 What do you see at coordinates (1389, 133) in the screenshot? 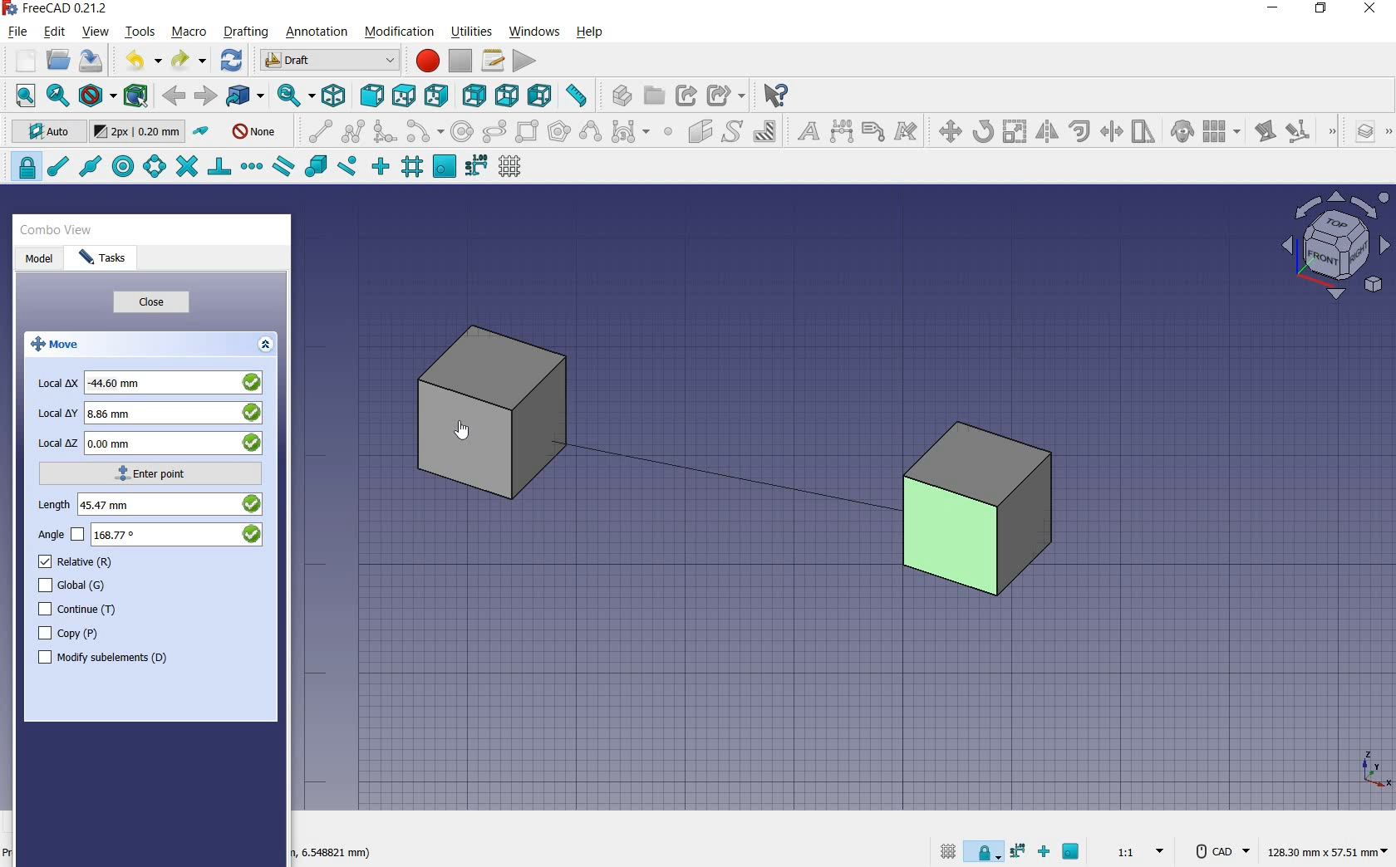
I see `draft utility tools` at bounding box center [1389, 133].